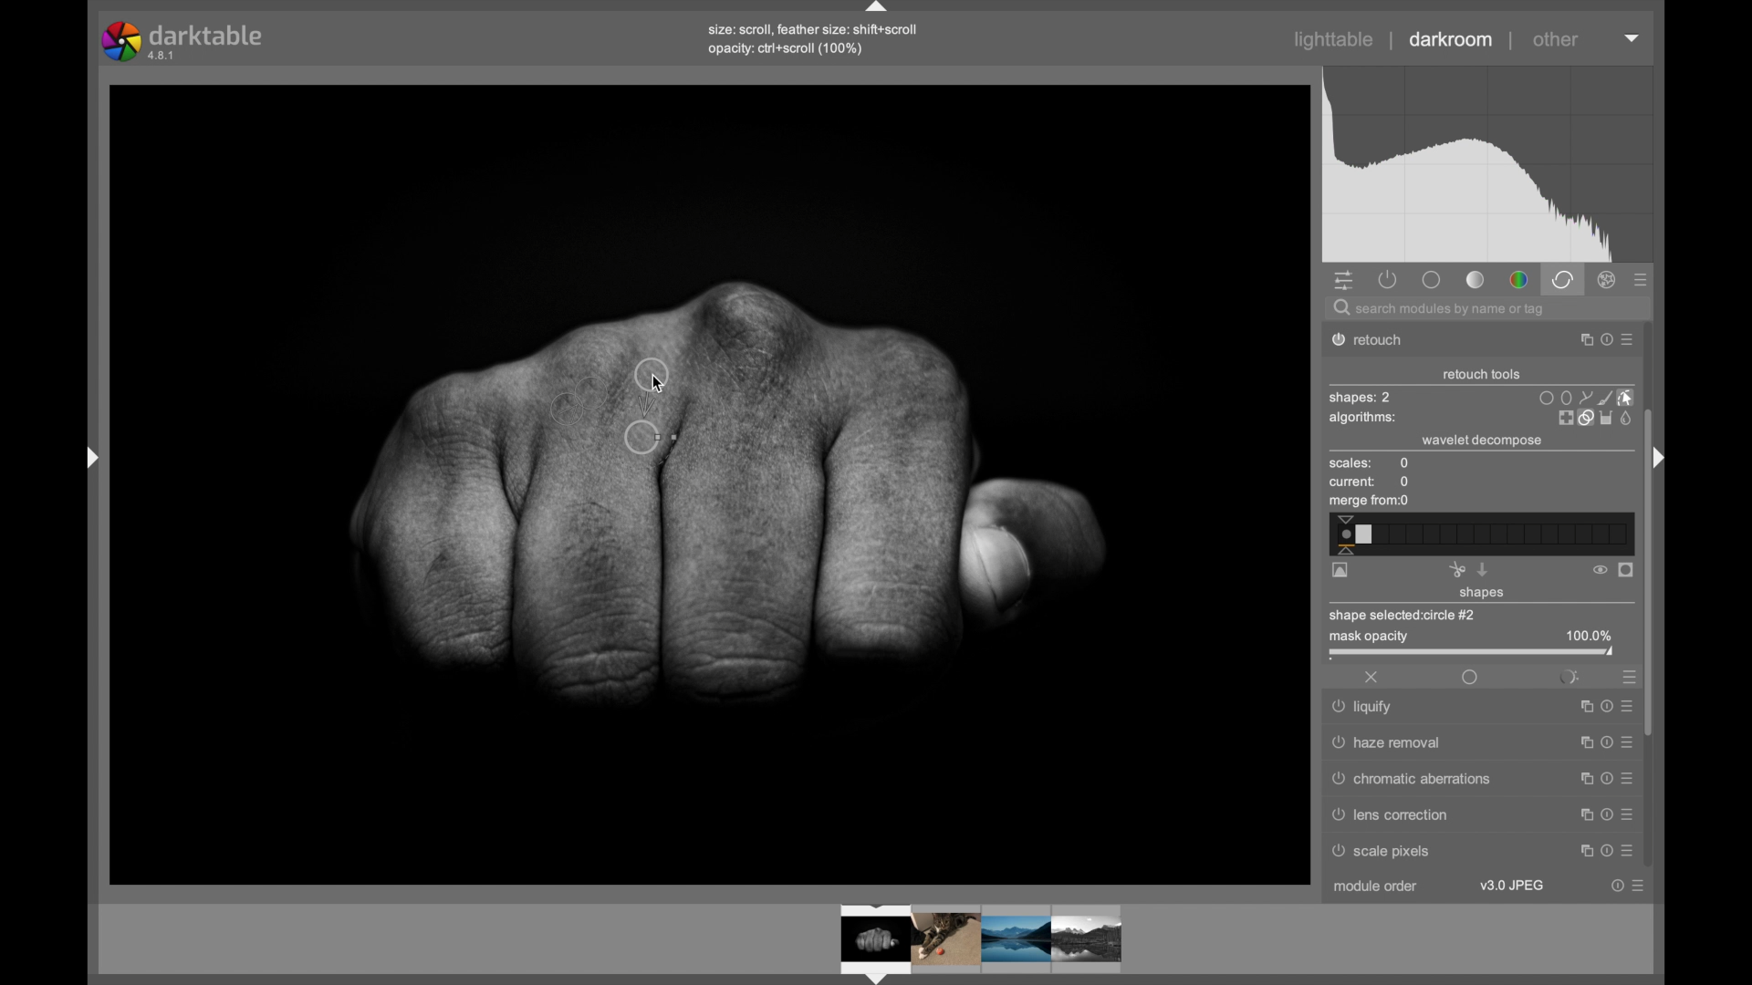 This screenshot has width=1752, height=985. I want to click on tone, so click(1476, 280).